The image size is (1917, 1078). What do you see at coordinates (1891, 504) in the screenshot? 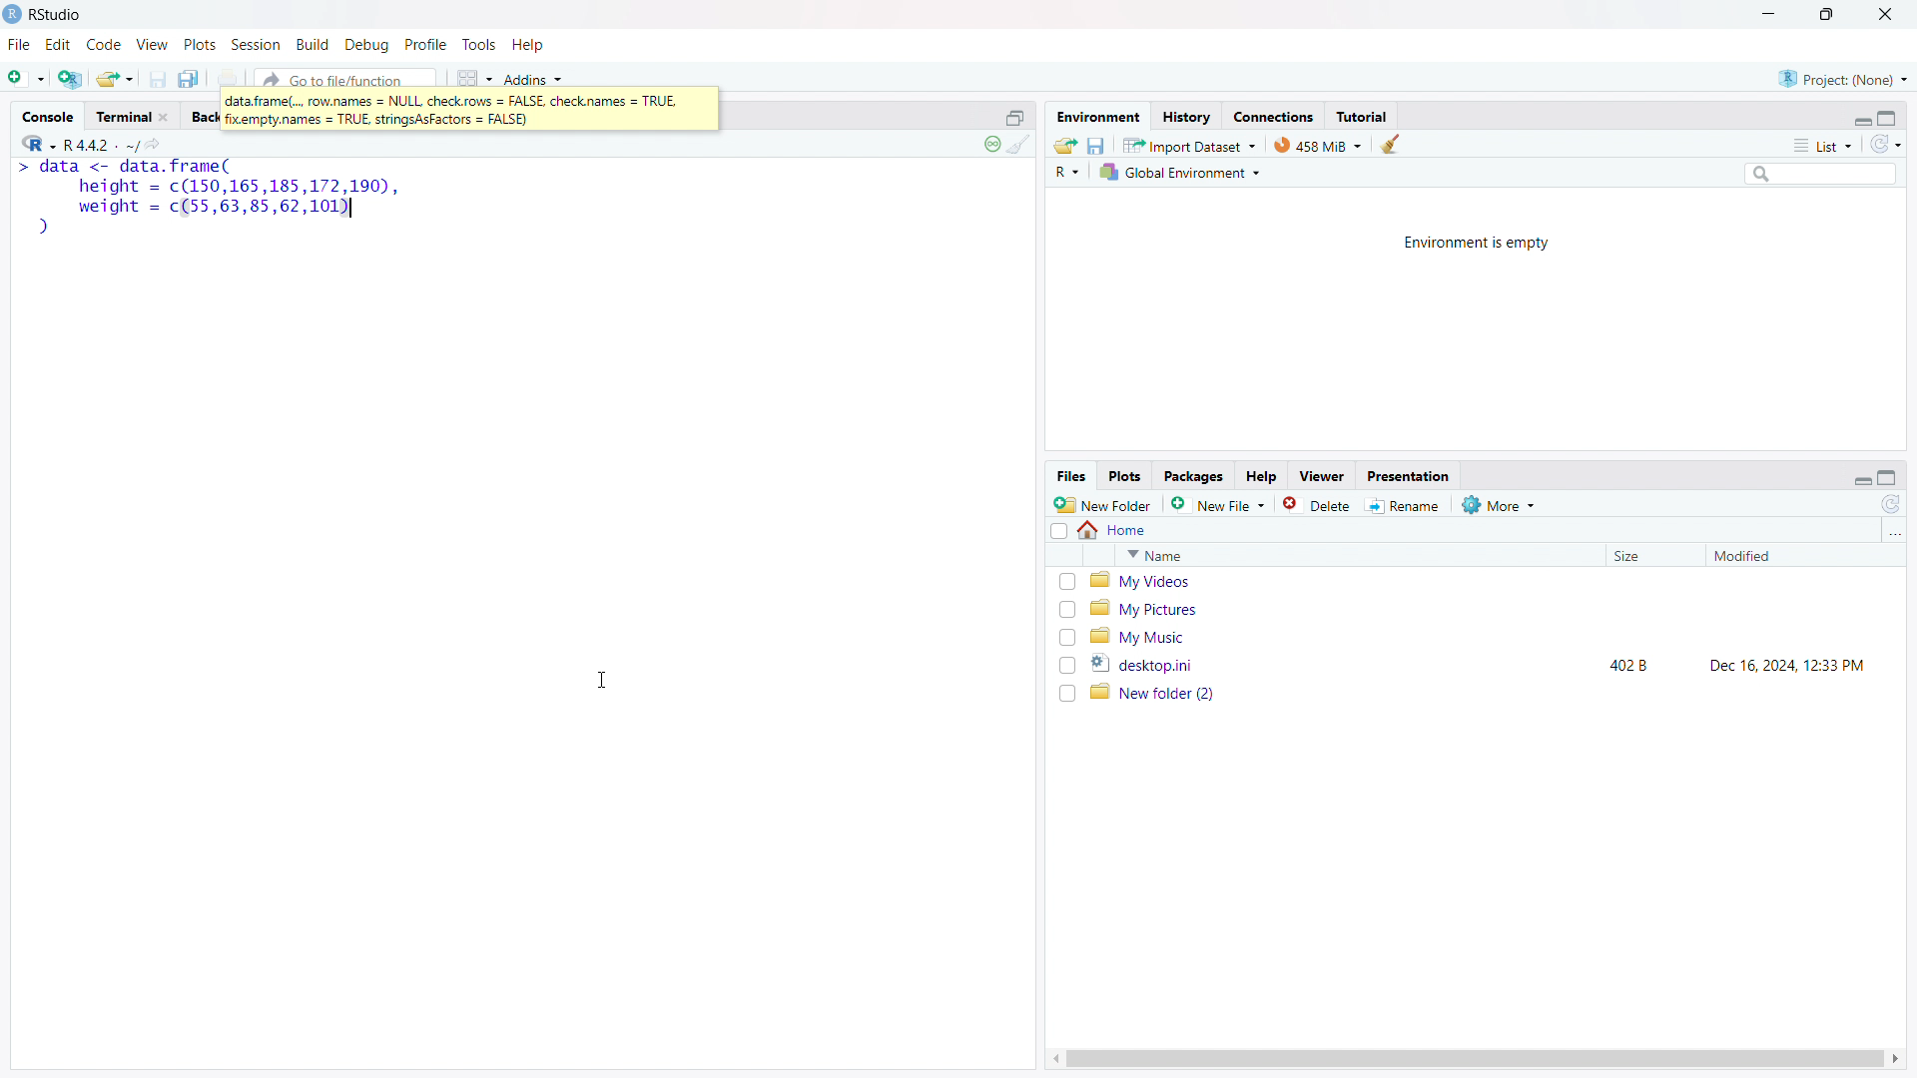
I see `refresh` at bounding box center [1891, 504].